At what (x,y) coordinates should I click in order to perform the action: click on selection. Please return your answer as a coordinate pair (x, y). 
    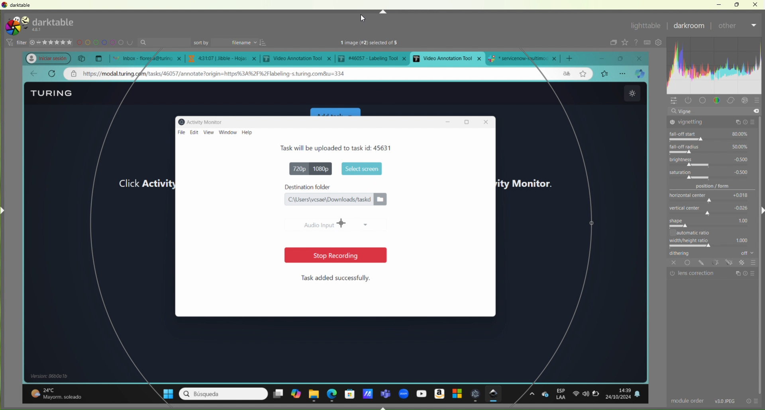
    Looking at the image, I should click on (591, 230).